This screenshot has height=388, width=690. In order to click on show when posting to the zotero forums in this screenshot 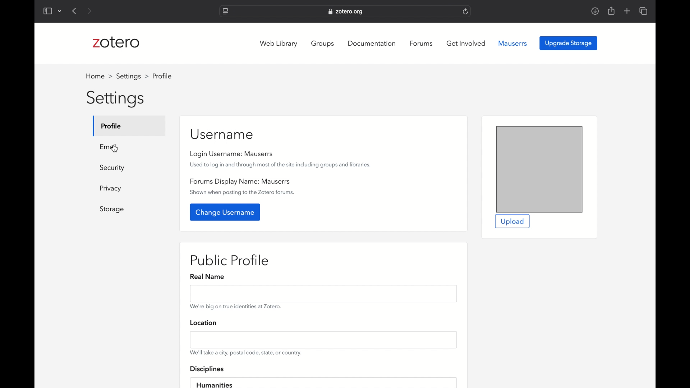, I will do `click(243, 193)`.